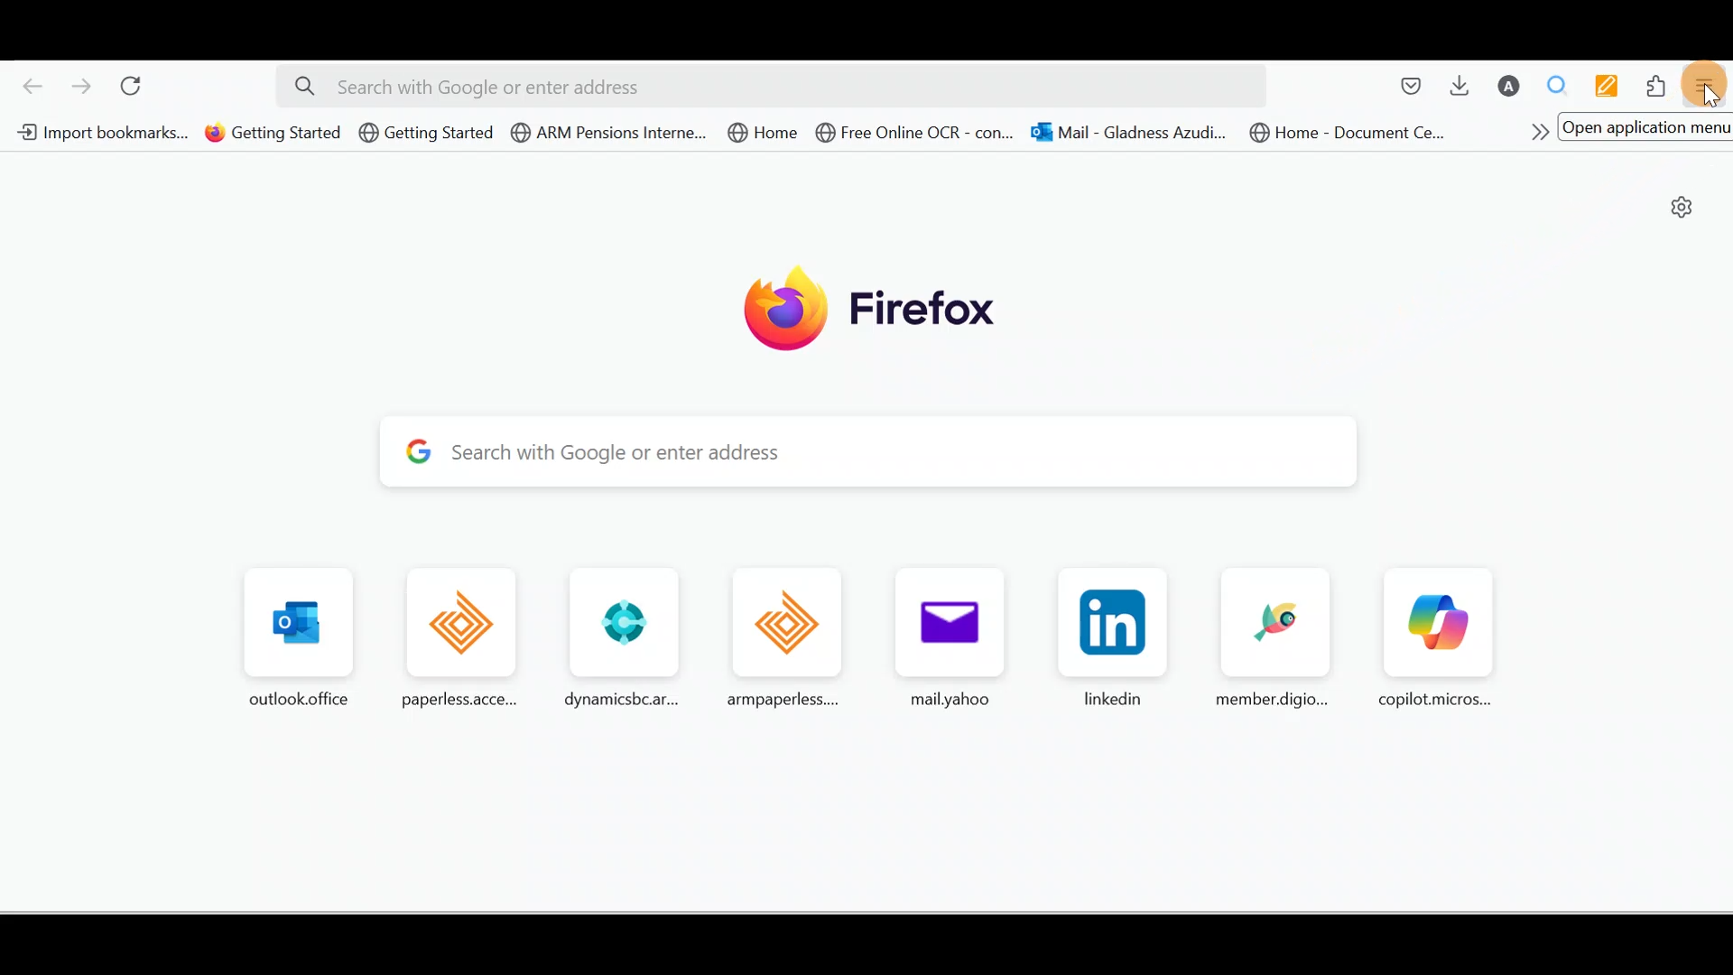 Image resolution: width=1733 pixels, height=975 pixels. What do you see at coordinates (1127, 135) in the screenshot?
I see `Bookmark 7` at bounding box center [1127, 135].